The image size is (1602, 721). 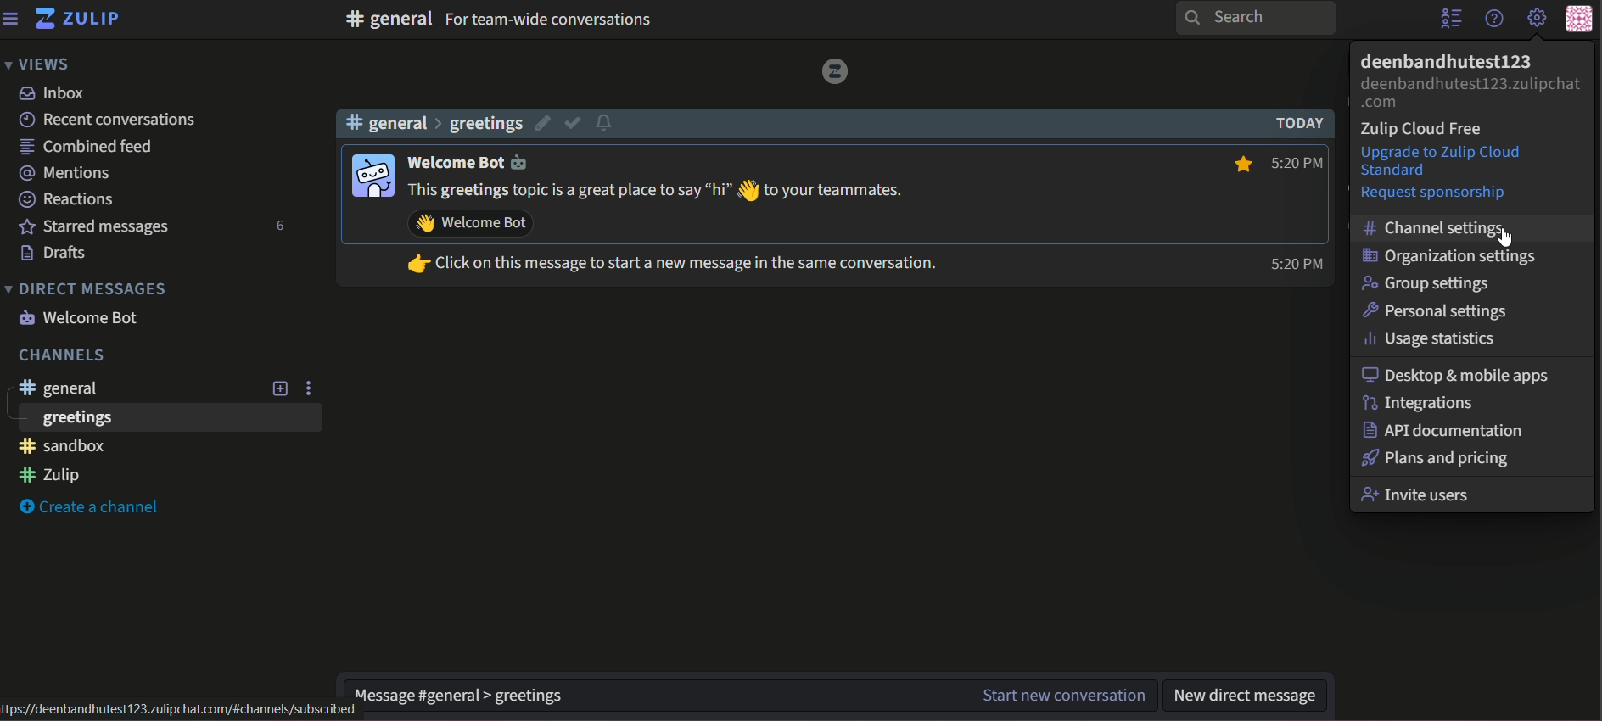 What do you see at coordinates (1447, 61) in the screenshot?
I see `user name` at bounding box center [1447, 61].